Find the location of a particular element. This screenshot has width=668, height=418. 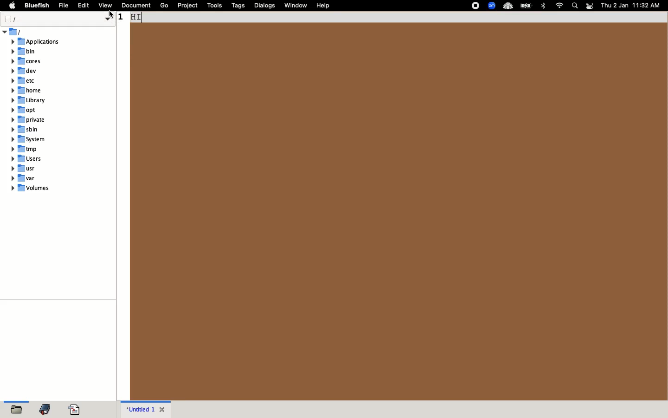

file is located at coordinates (65, 6).